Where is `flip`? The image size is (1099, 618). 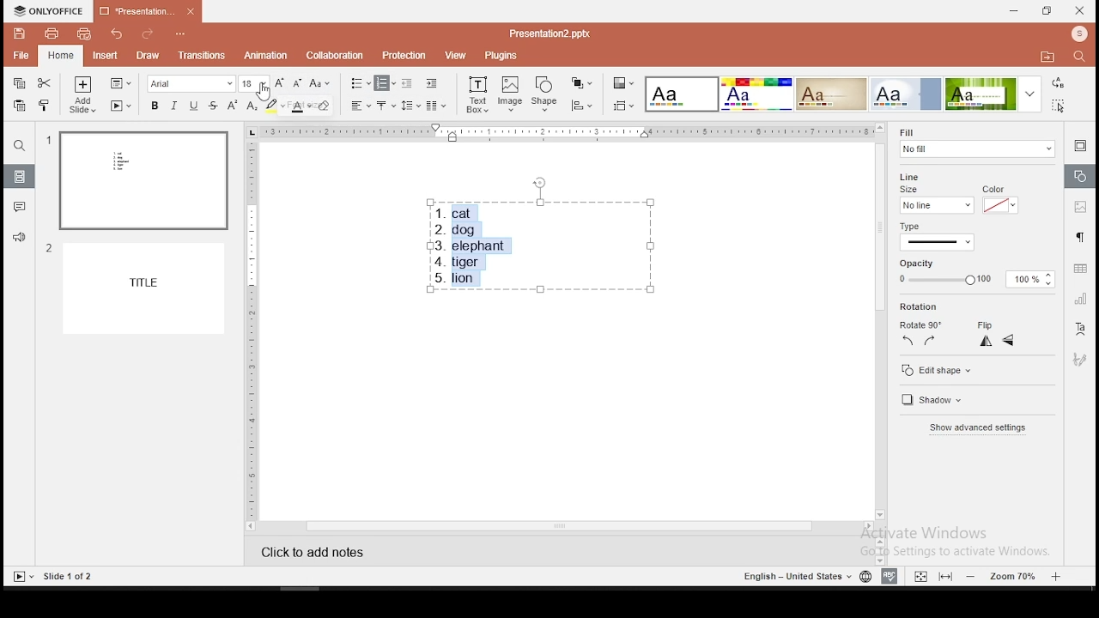 flip is located at coordinates (982, 325).